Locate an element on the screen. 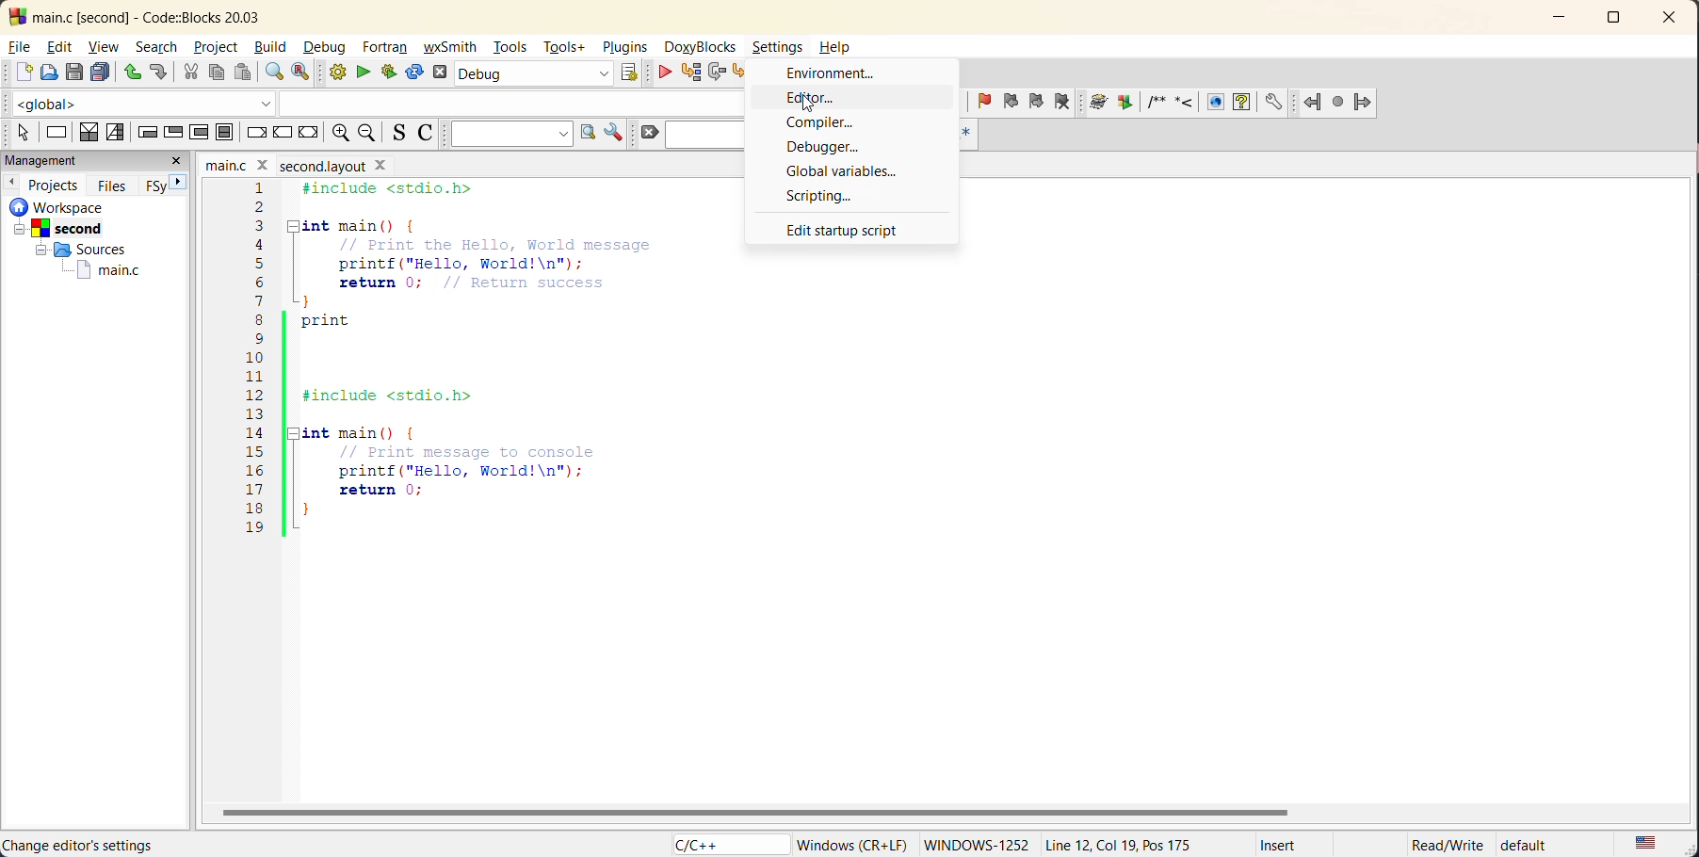 This screenshot has height=857, width=1699. doxyblocks is located at coordinates (702, 48).